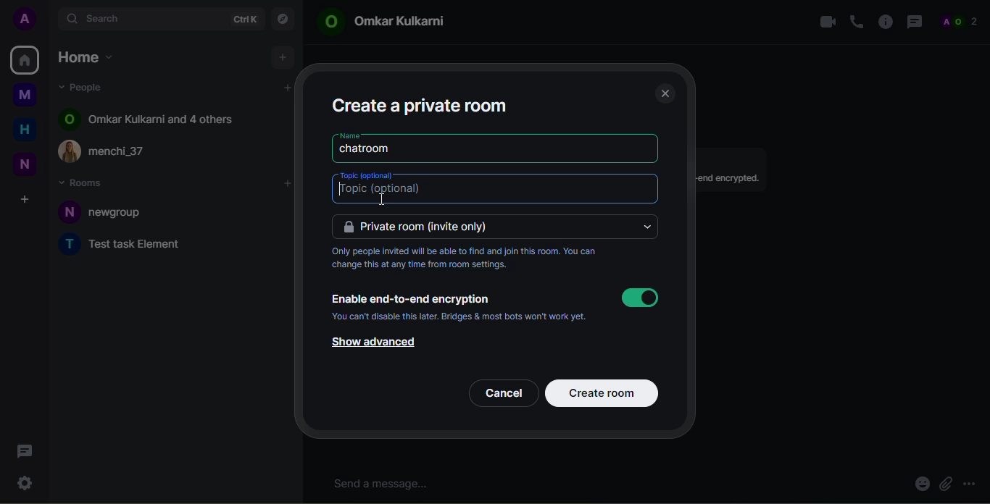  What do you see at coordinates (283, 56) in the screenshot?
I see `add` at bounding box center [283, 56].